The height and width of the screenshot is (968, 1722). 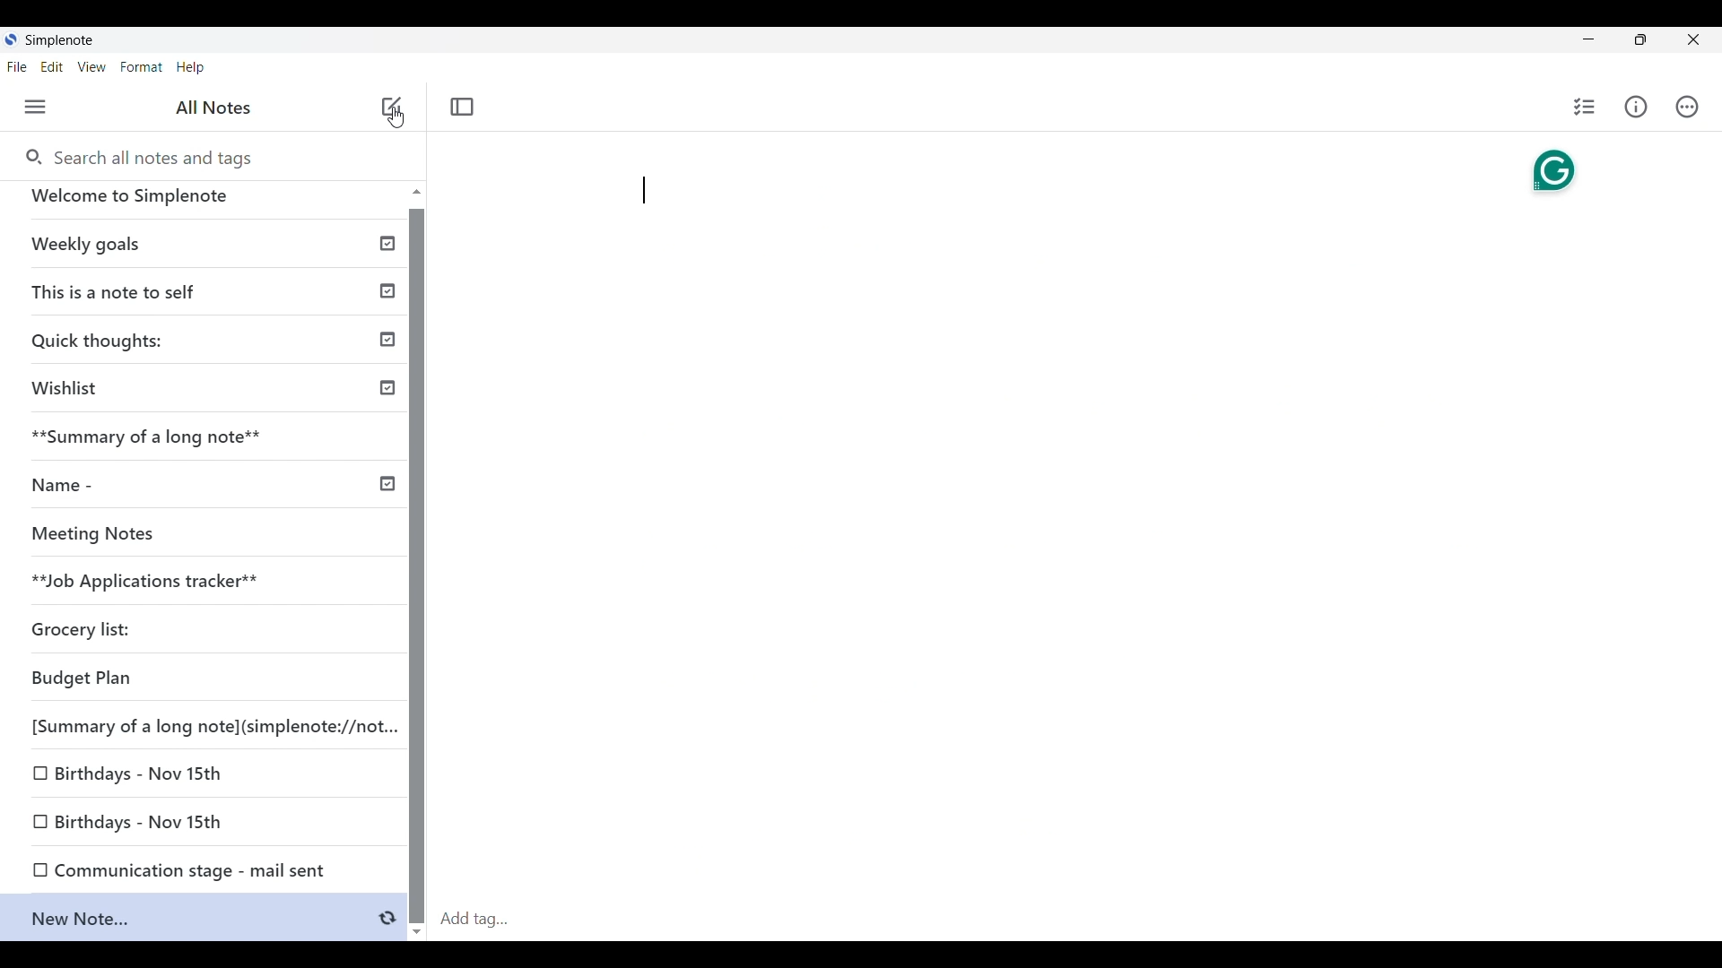 I want to click on Indicates saving, so click(x=387, y=919).